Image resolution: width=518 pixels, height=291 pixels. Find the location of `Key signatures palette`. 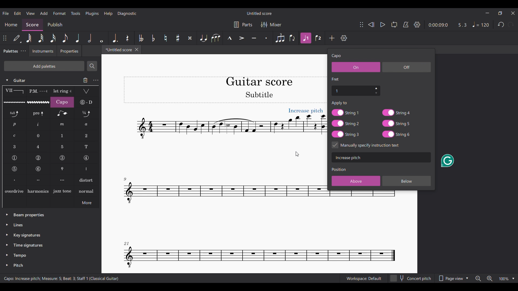

Key signatures palette is located at coordinates (27, 235).